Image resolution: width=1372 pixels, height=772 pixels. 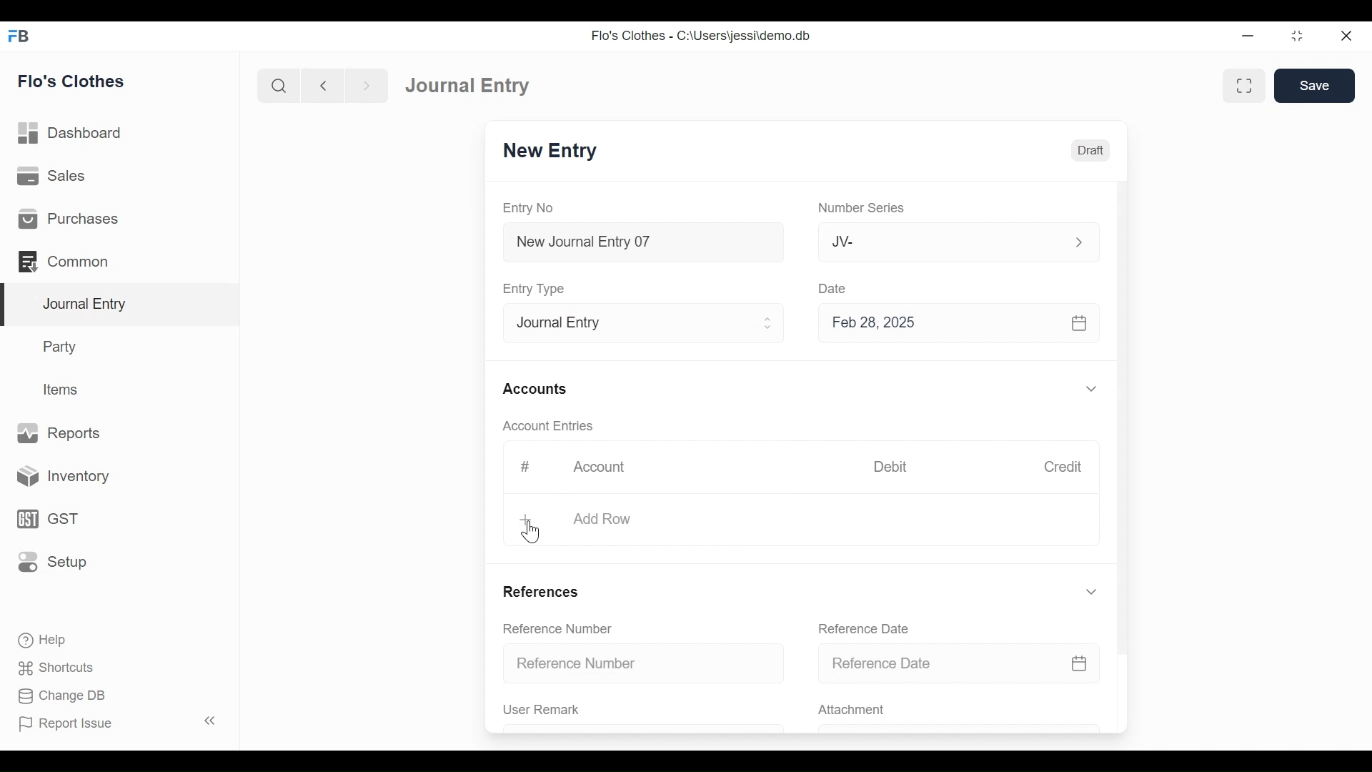 What do you see at coordinates (632, 324) in the screenshot?
I see `Entry Type` at bounding box center [632, 324].